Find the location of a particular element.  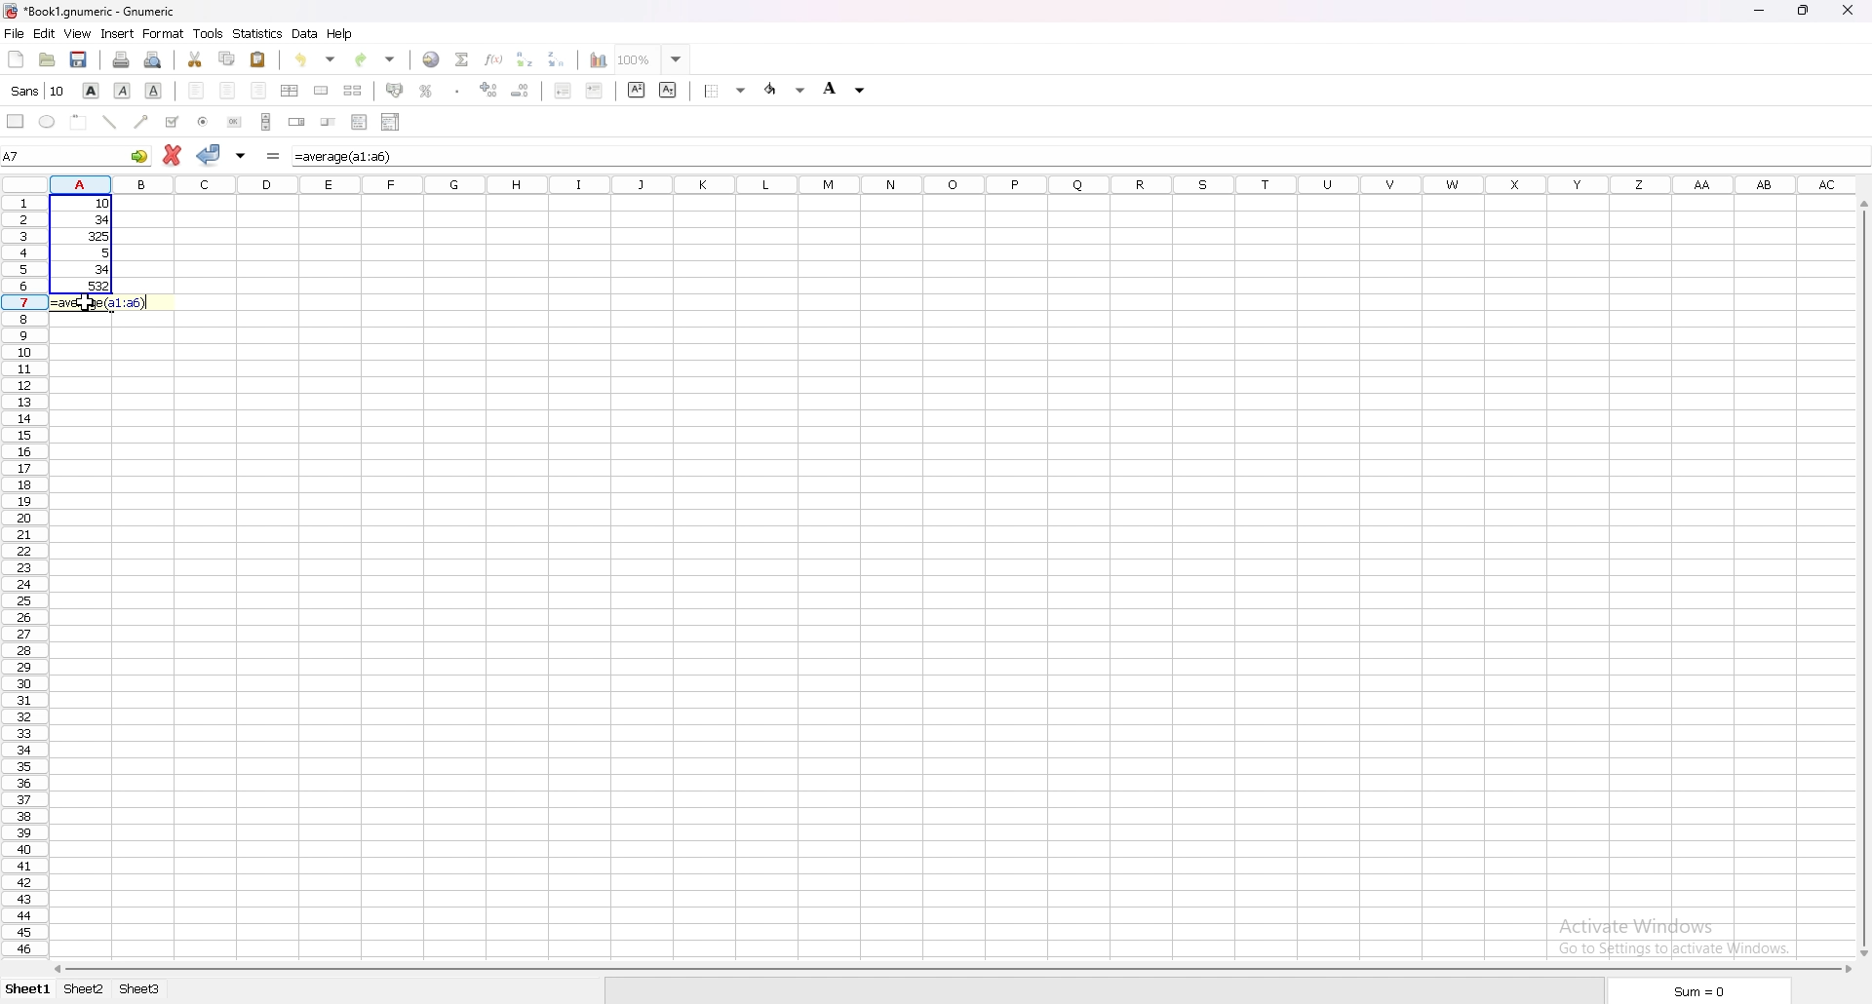

split merged cells is located at coordinates (353, 90).